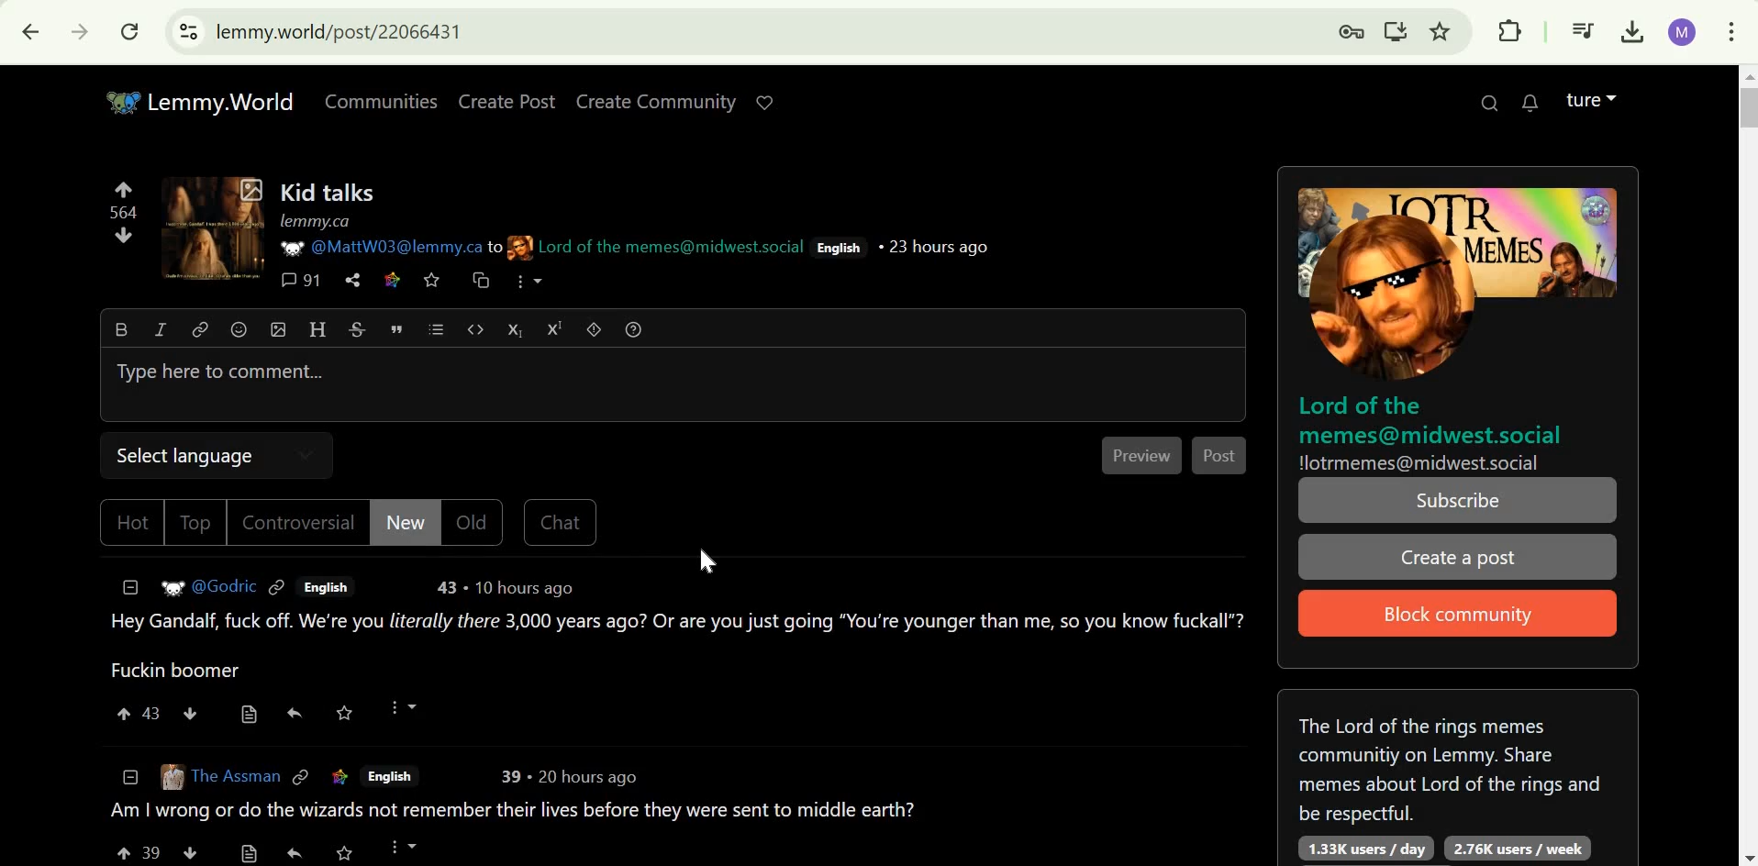 The image size is (1758, 866). I want to click on quote, so click(395, 328).